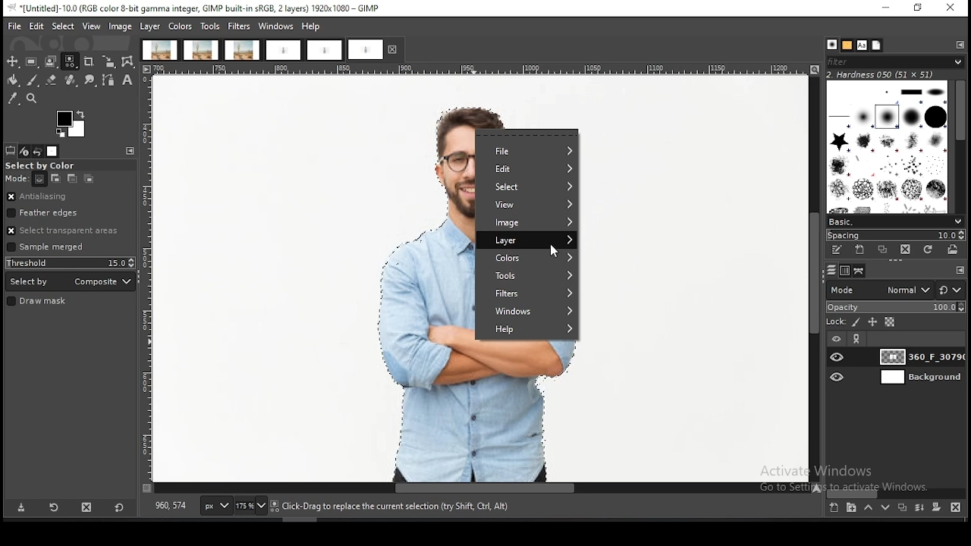 The image size is (971, 546). I want to click on paintbrush tool, so click(33, 80).